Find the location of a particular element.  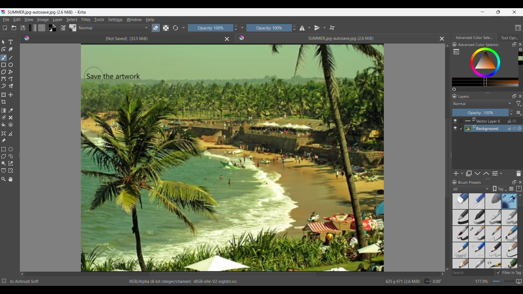

Close is located at coordinates (227, 39).